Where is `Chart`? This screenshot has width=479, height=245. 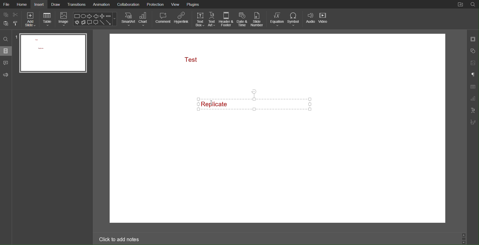
Chart is located at coordinates (144, 19).